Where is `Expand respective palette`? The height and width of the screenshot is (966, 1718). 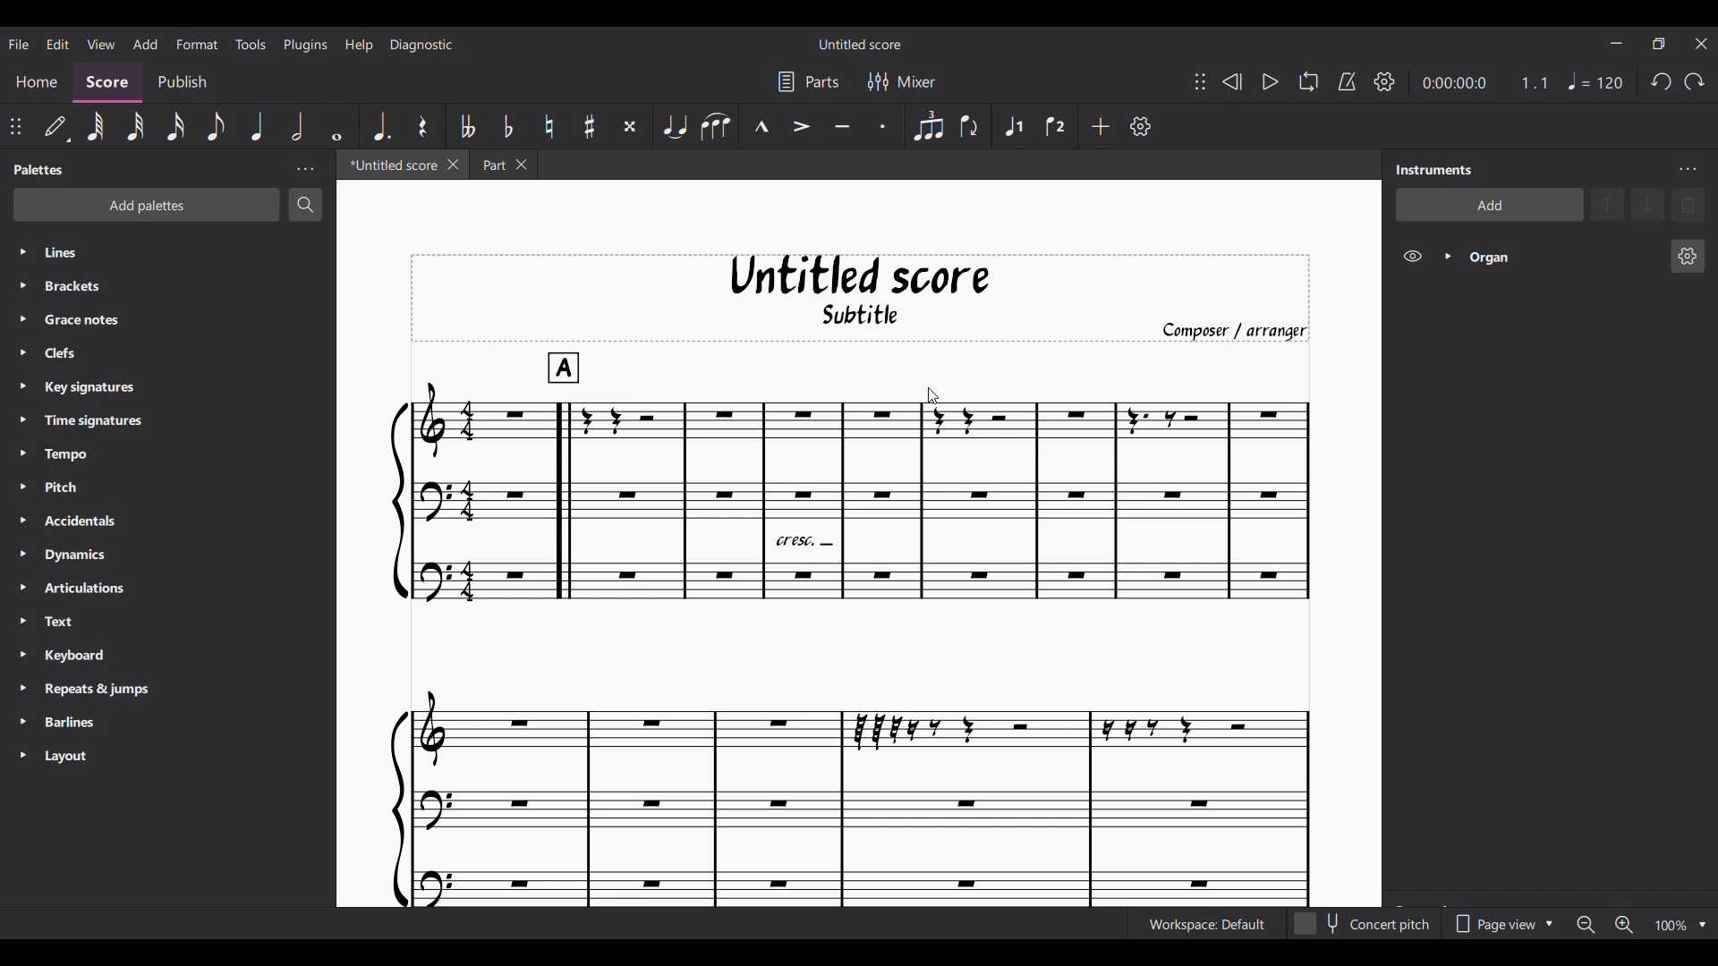
Expand respective palette is located at coordinates (22, 504).